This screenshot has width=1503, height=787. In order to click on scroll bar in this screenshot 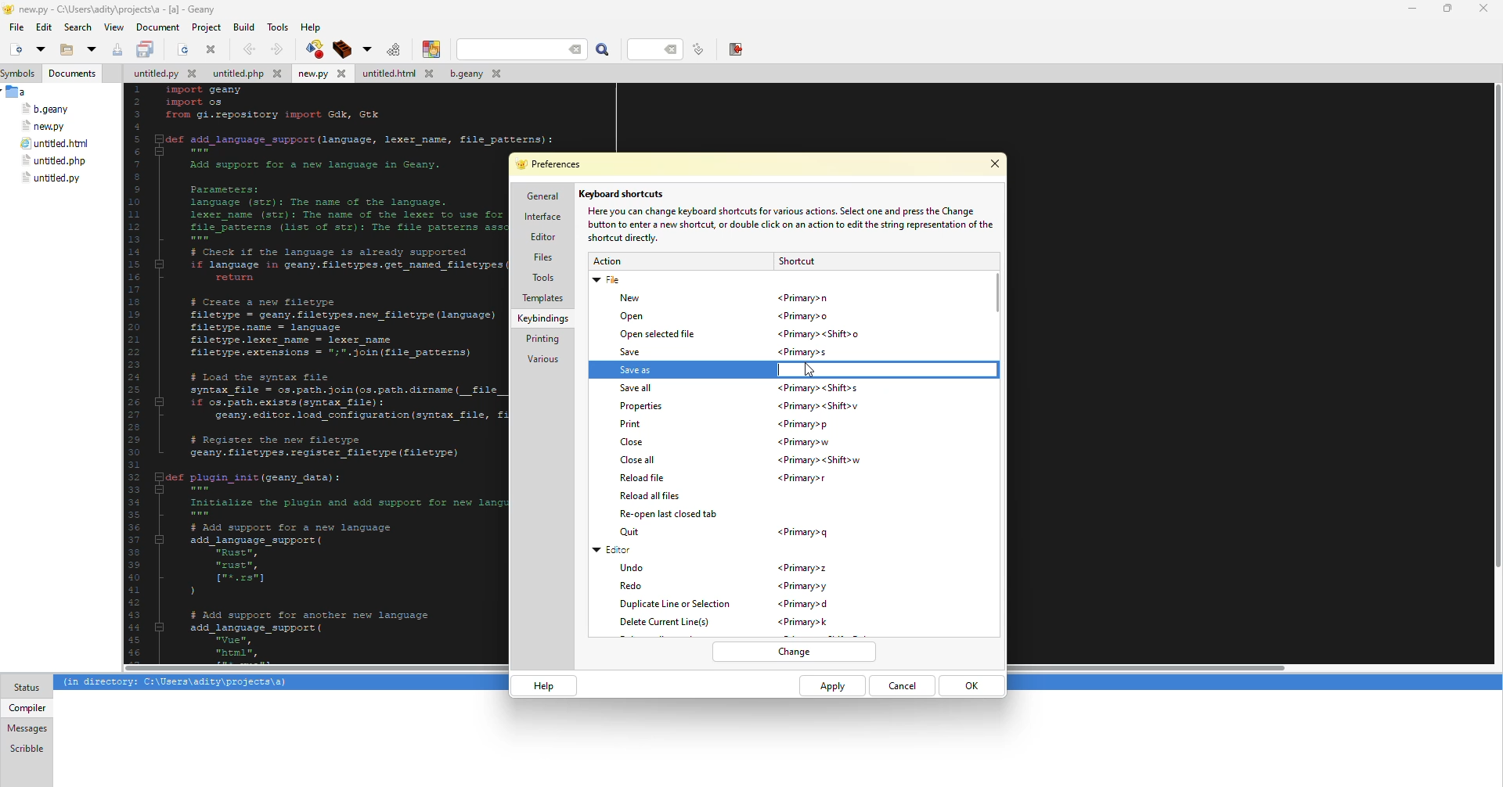, I will do `click(706, 669)`.